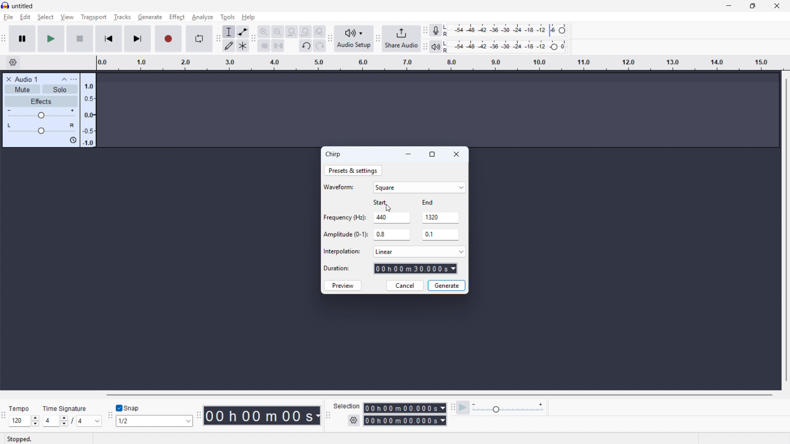 This screenshot has height=444, width=790. Describe the element at coordinates (754, 6) in the screenshot. I see `maximise ` at that location.